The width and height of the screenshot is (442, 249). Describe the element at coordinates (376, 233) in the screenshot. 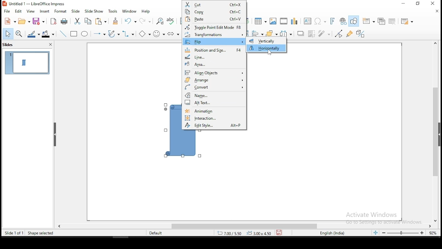

I see `fit slide to current window` at that location.